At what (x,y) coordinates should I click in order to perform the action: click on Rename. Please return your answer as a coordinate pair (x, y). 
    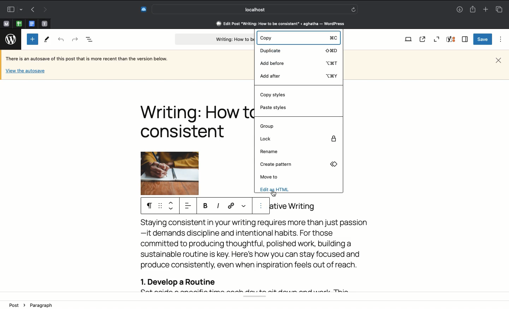
    Looking at the image, I should click on (270, 152).